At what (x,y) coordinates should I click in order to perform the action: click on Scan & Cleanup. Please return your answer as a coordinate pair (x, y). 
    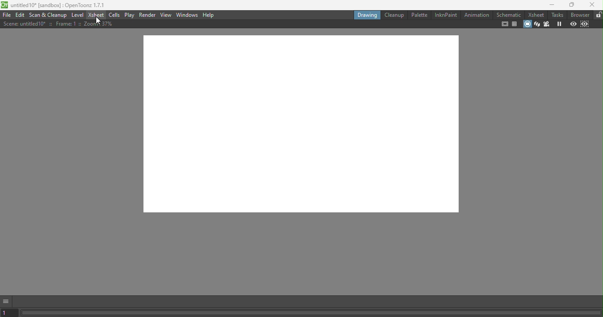
    Looking at the image, I should click on (50, 15).